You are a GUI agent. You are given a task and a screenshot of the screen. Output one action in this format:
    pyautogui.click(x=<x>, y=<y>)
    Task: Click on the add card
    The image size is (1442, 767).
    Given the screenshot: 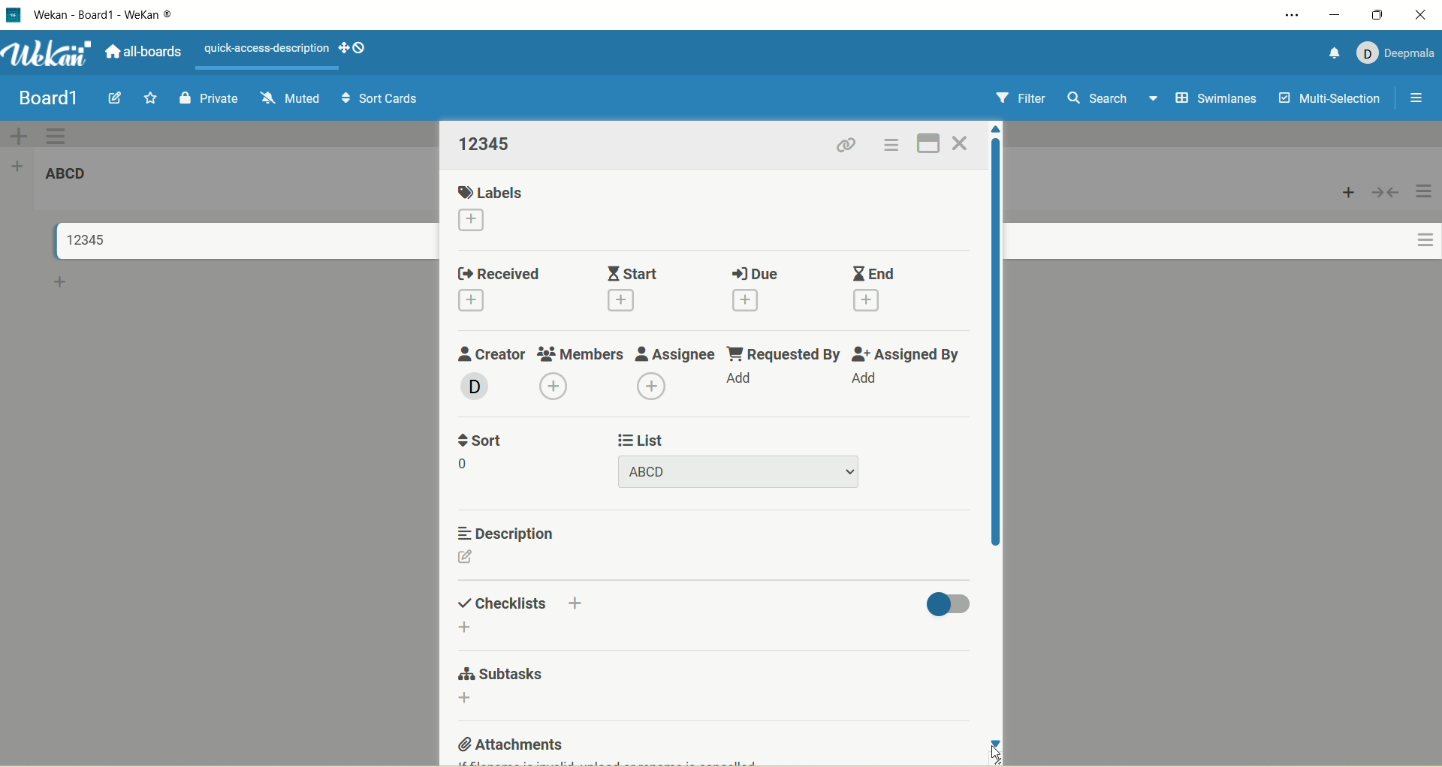 What is the action you would take?
    pyautogui.click(x=1349, y=193)
    